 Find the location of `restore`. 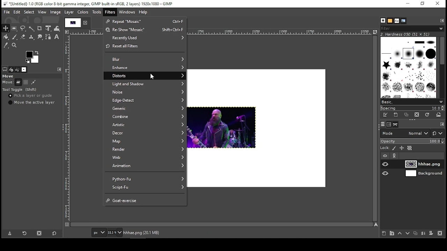

restore is located at coordinates (423, 3).